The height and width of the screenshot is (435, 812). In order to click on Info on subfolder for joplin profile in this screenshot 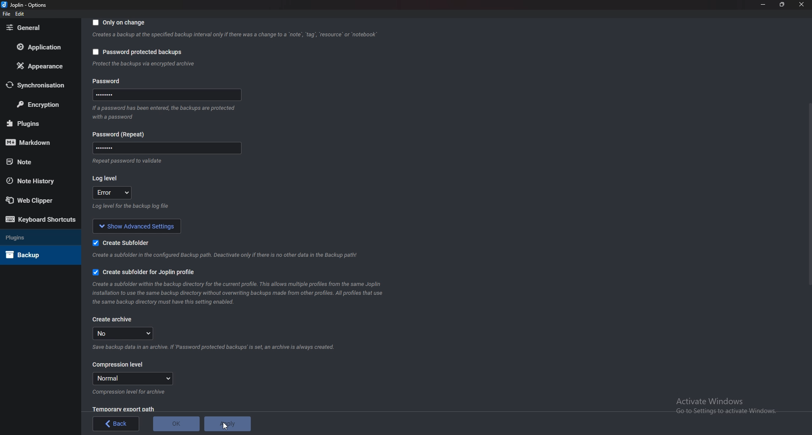, I will do `click(245, 293)`.